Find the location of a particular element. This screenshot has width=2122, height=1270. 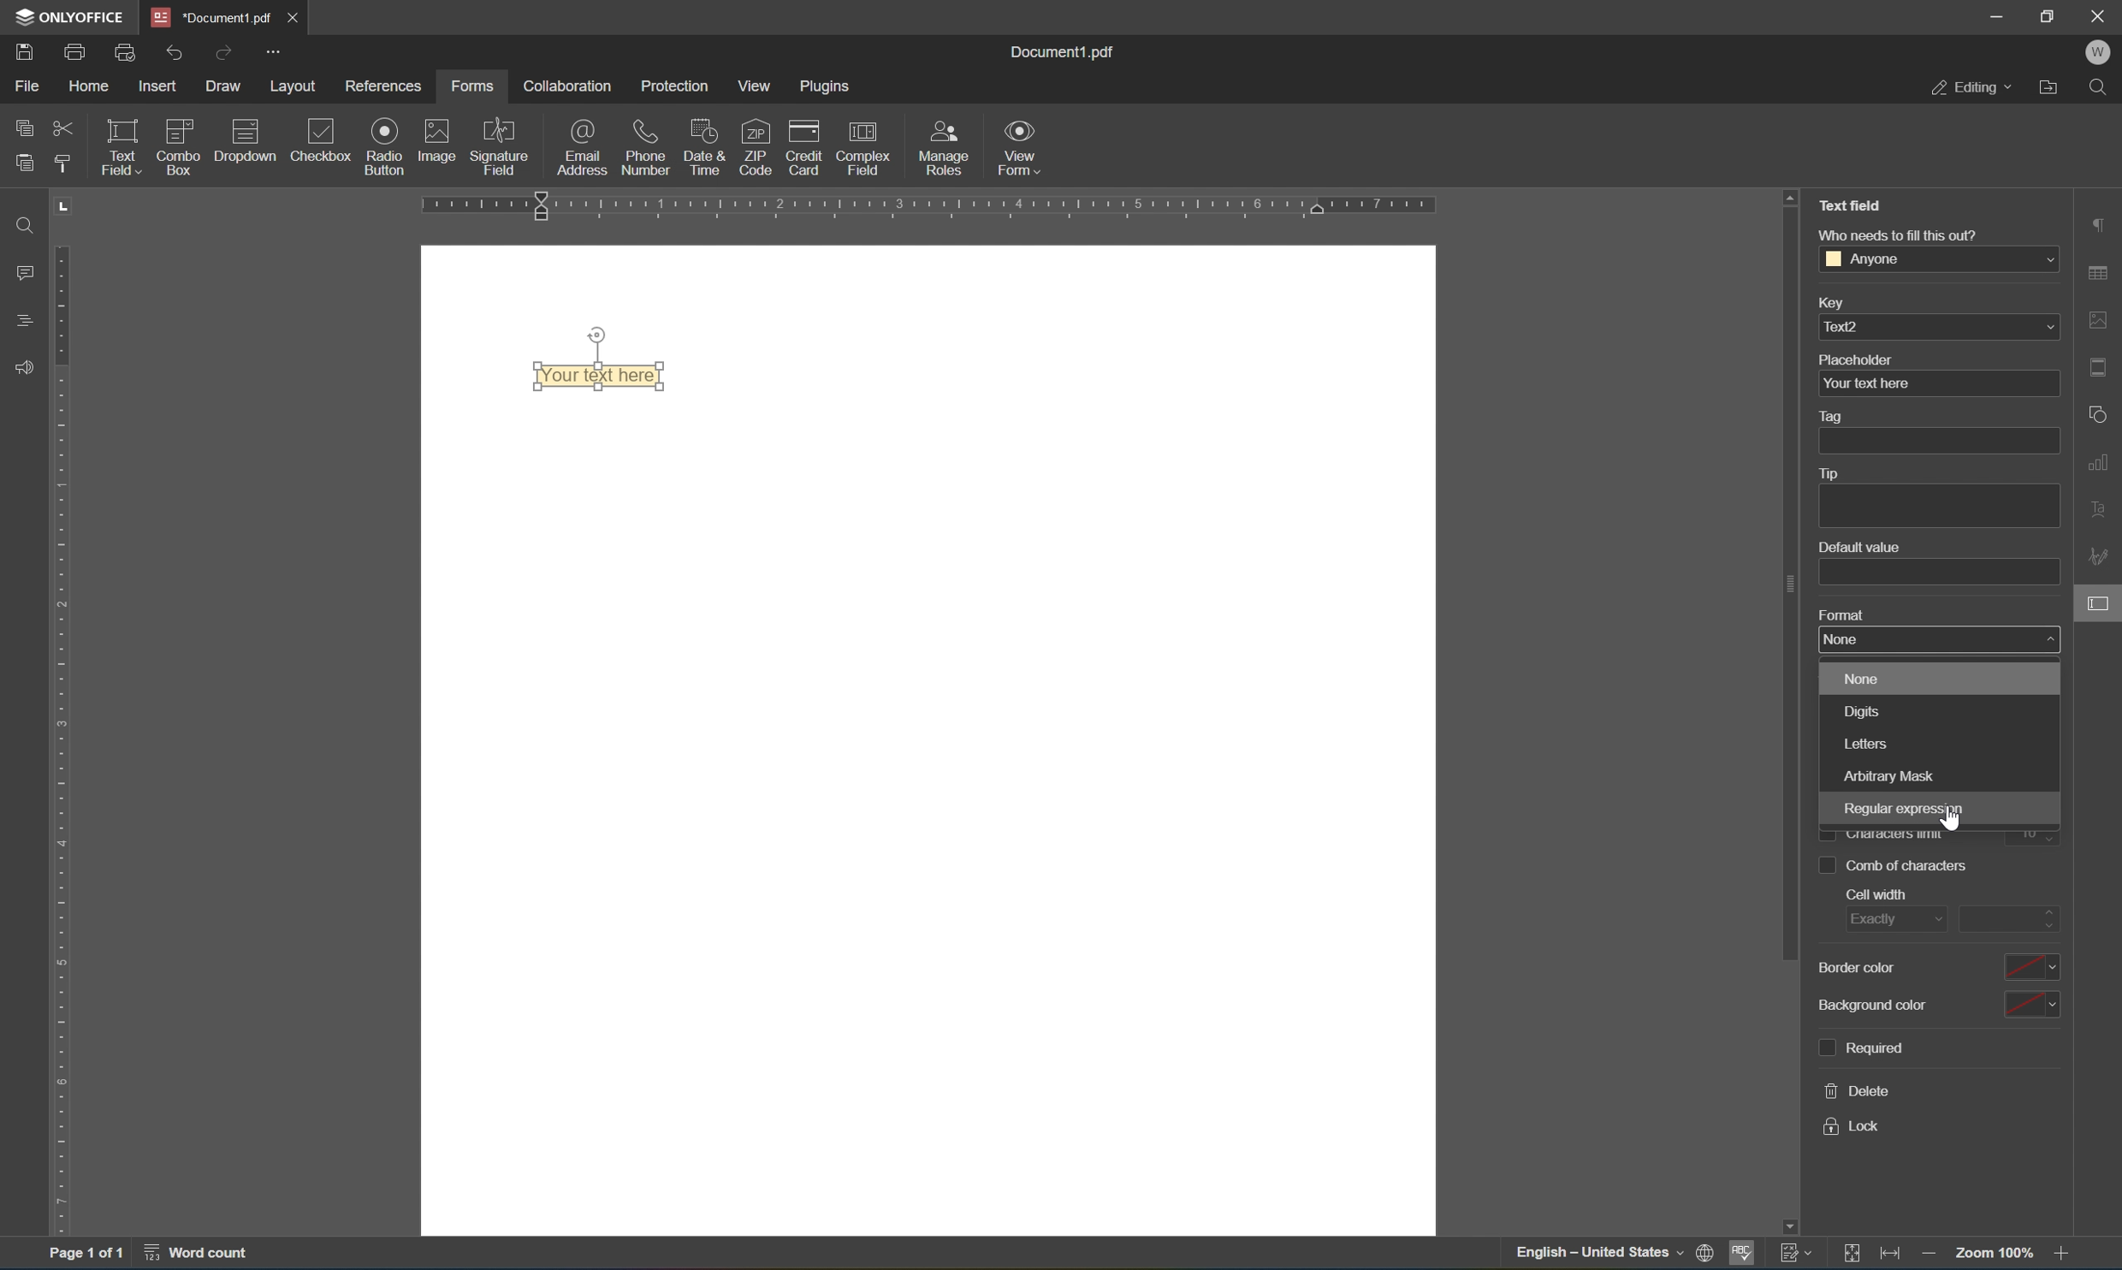

Cursor is located at coordinates (1952, 822).